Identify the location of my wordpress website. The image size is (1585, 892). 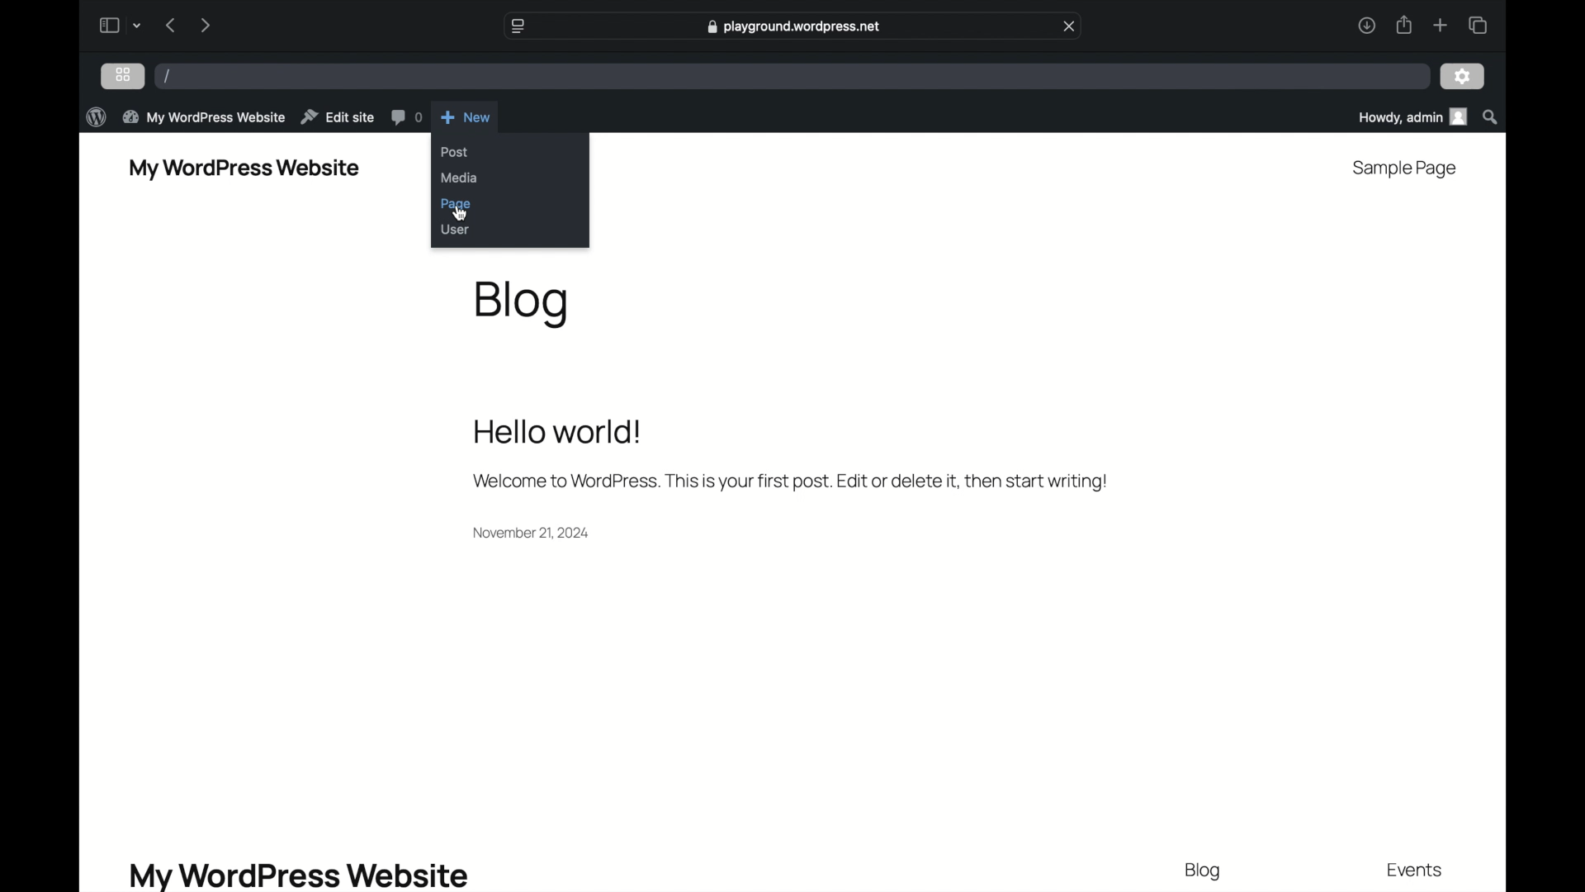
(300, 875).